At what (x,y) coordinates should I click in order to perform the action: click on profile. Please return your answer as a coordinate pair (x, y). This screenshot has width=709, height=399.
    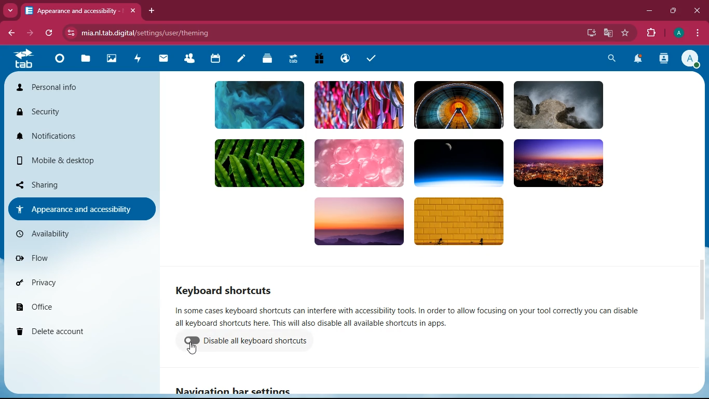
    Looking at the image, I should click on (676, 33).